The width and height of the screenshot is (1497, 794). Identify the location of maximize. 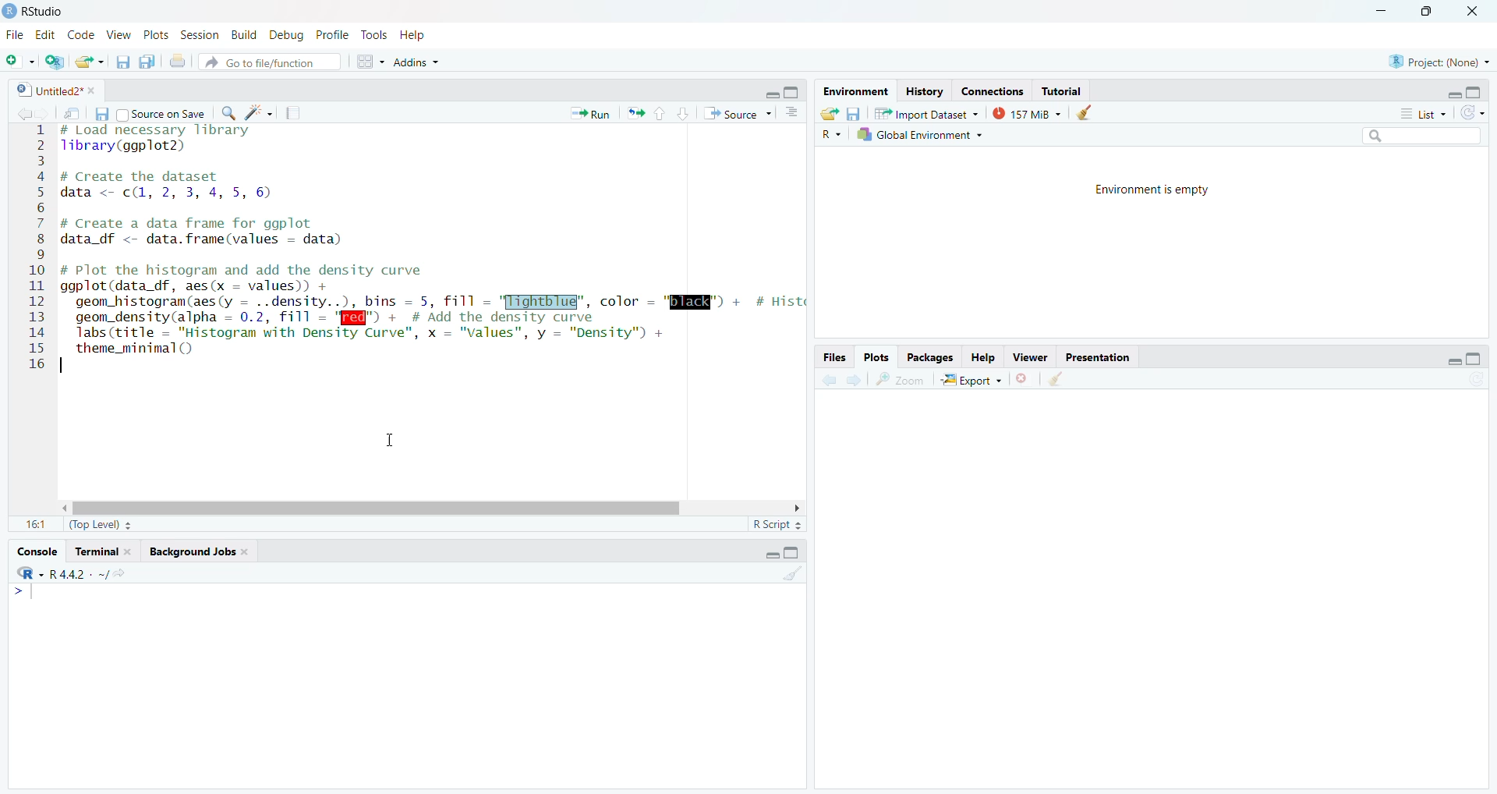
(1474, 360).